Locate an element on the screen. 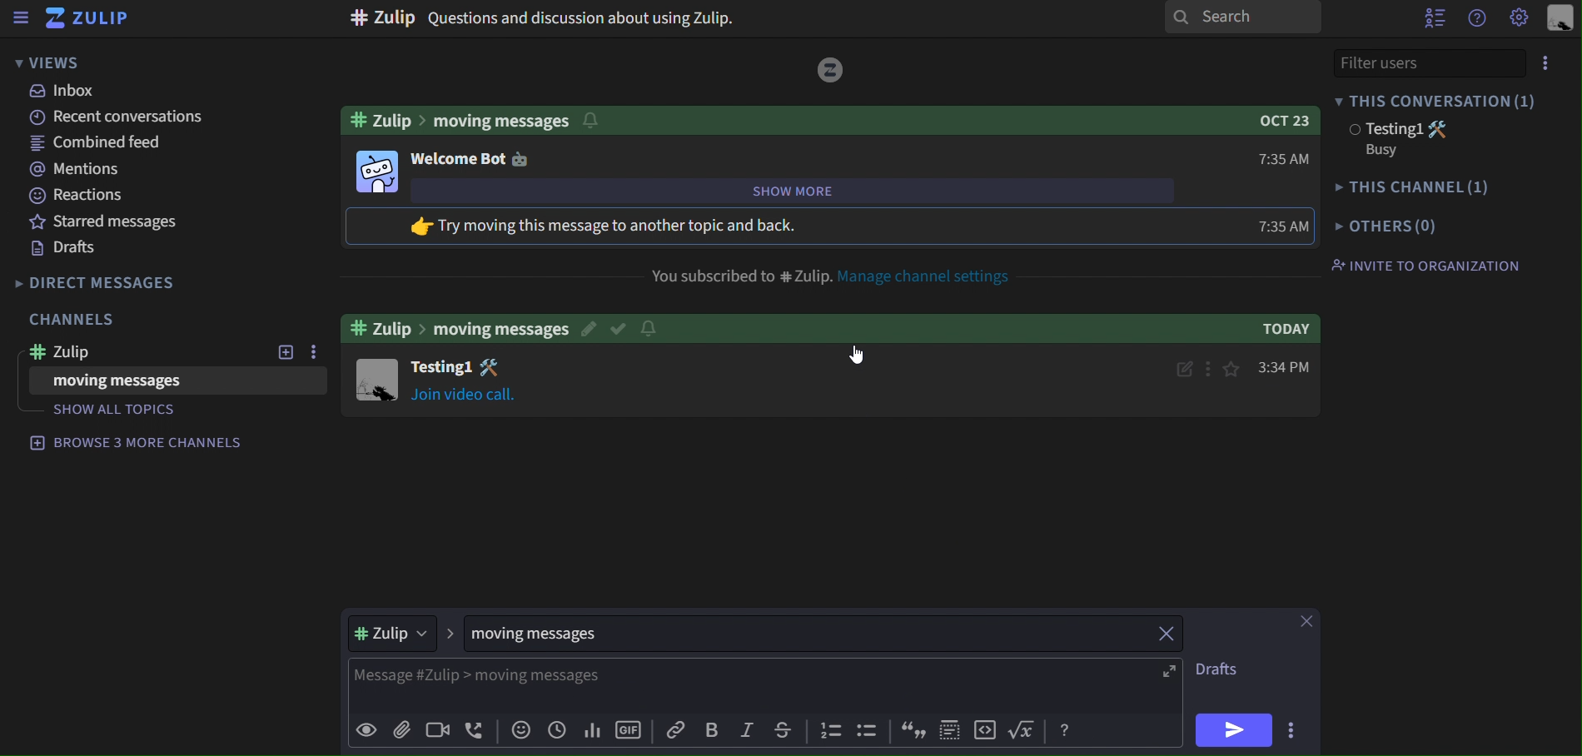 This screenshot has width=1582, height=756. try moving message to another topic and back is located at coordinates (637, 226).